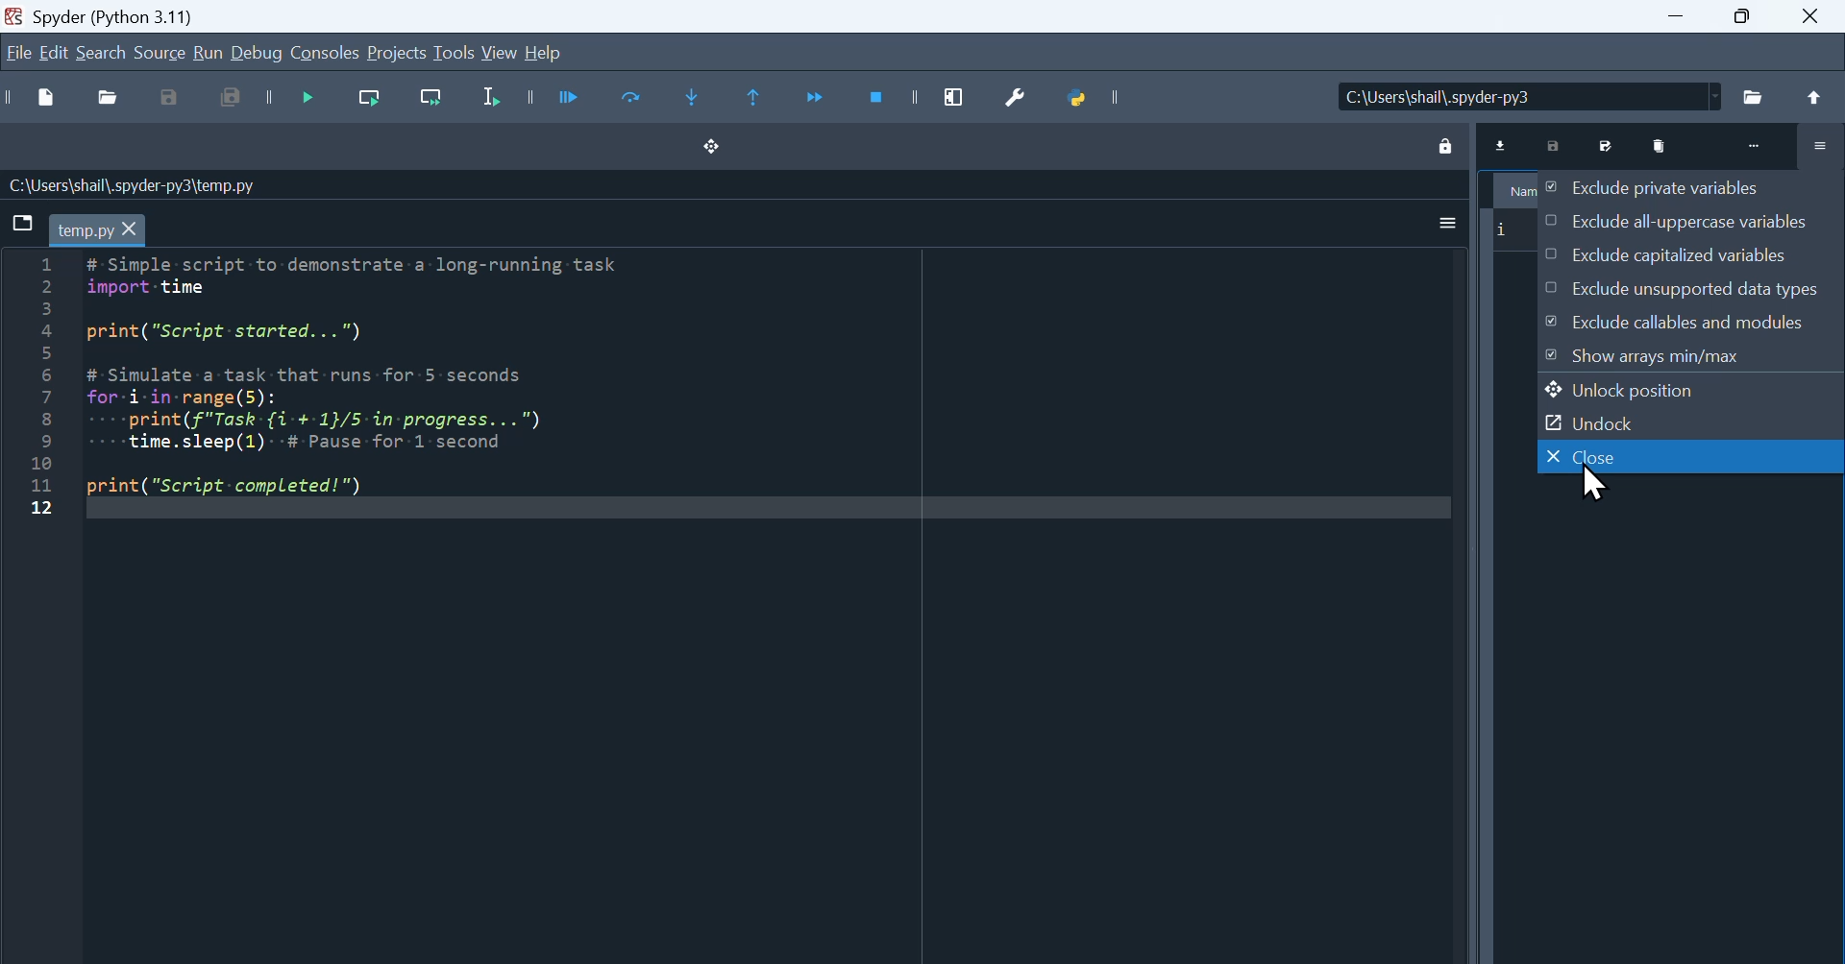 The height and width of the screenshot is (964, 1845). I want to click on Exclude all-uppercase variables, so click(1691, 219).